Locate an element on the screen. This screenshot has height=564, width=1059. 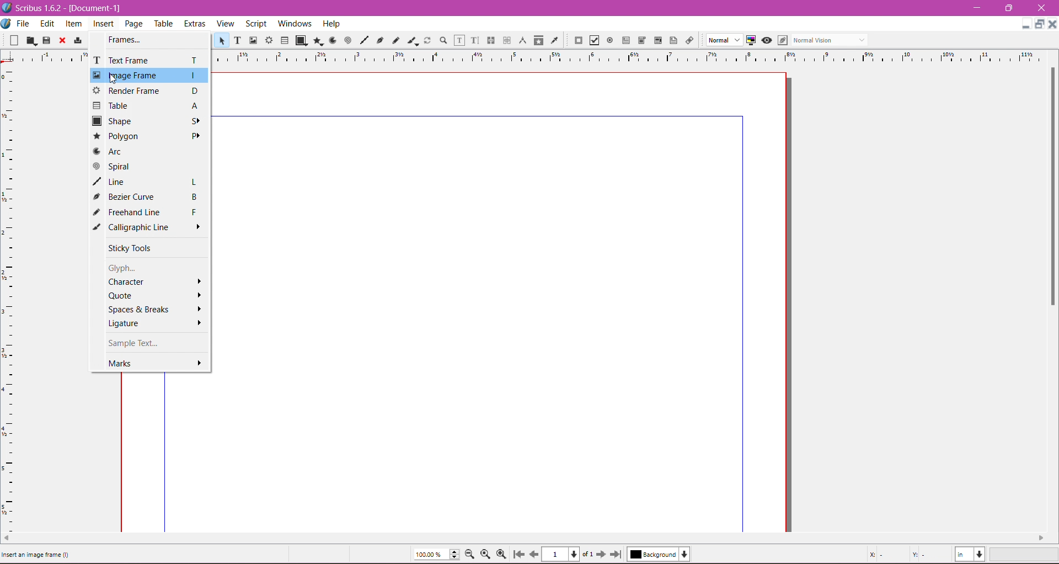
Polygon is located at coordinates (151, 136).